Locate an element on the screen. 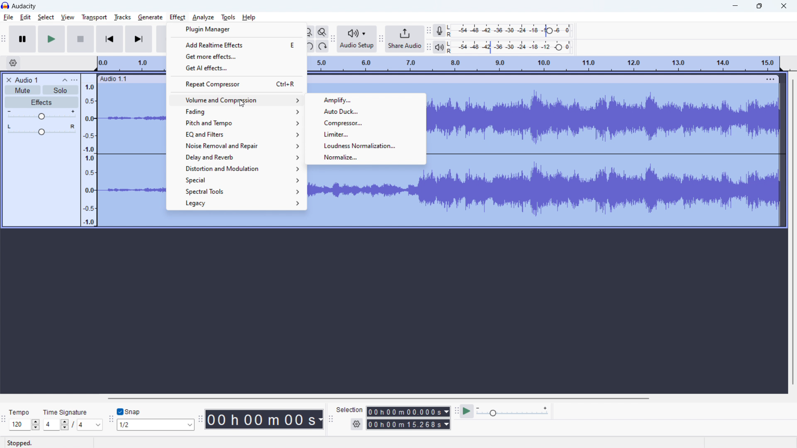 This screenshot has width=797, height=448. tracks is located at coordinates (122, 17).